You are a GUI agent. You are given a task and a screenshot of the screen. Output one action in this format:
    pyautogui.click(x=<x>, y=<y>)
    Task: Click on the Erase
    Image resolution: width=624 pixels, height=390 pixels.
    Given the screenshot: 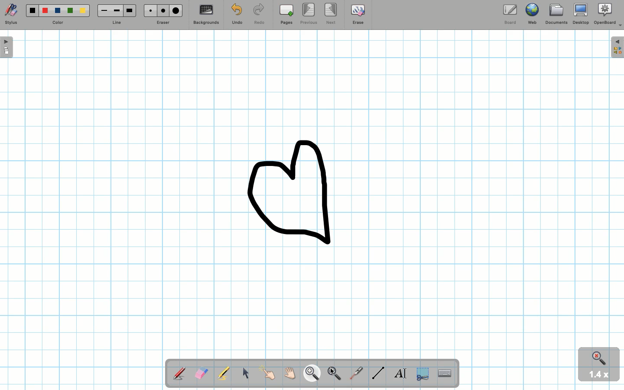 What is the action you would take?
    pyautogui.click(x=358, y=16)
    